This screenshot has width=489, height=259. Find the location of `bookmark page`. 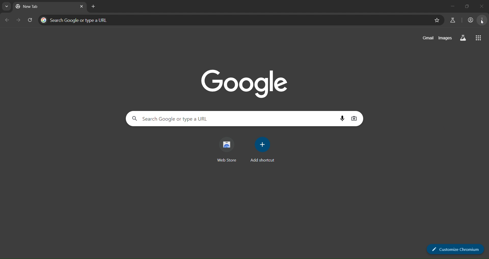

bookmark page is located at coordinates (437, 20).